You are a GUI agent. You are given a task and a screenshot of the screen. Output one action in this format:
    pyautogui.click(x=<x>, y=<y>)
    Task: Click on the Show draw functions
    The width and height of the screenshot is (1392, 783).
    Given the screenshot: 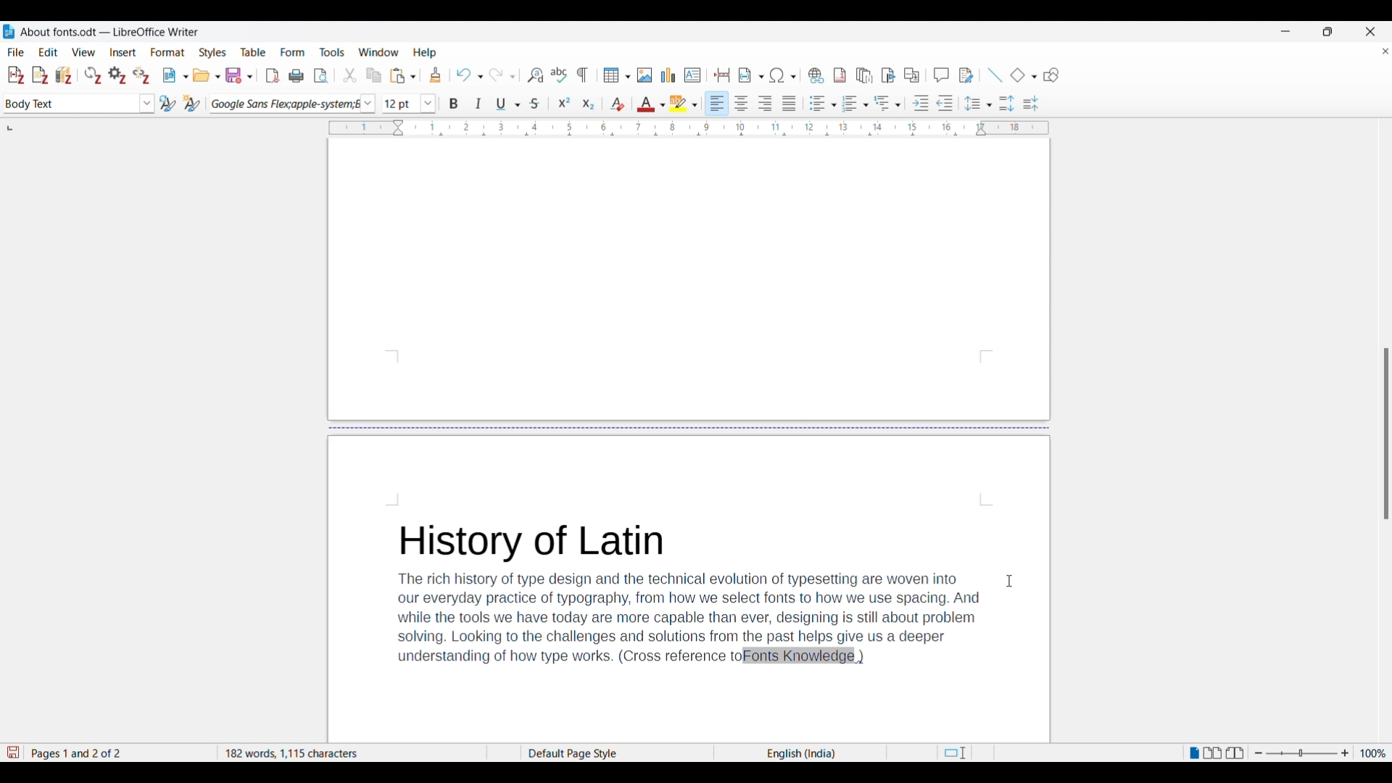 What is the action you would take?
    pyautogui.click(x=1051, y=75)
    